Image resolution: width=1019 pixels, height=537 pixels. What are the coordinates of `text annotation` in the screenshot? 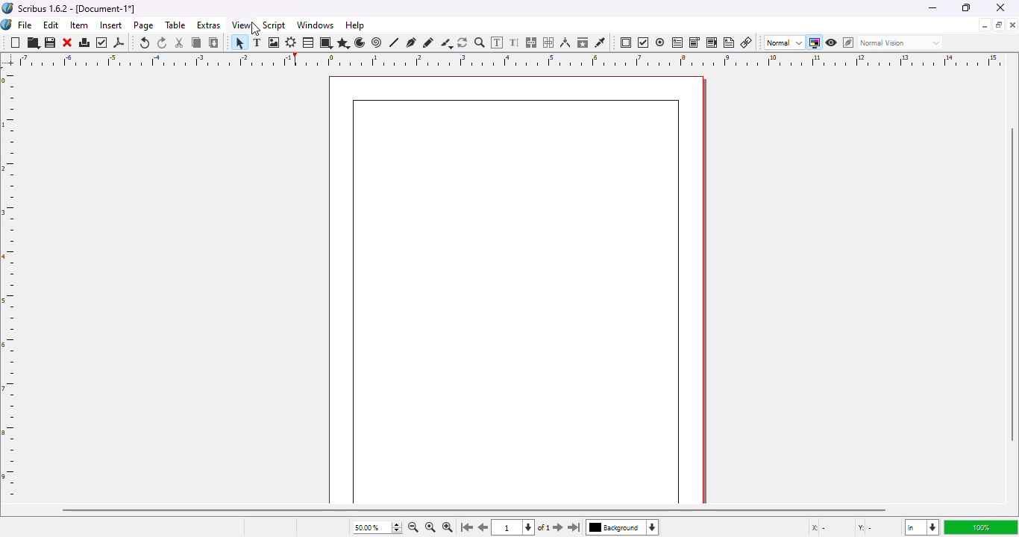 It's located at (730, 43).